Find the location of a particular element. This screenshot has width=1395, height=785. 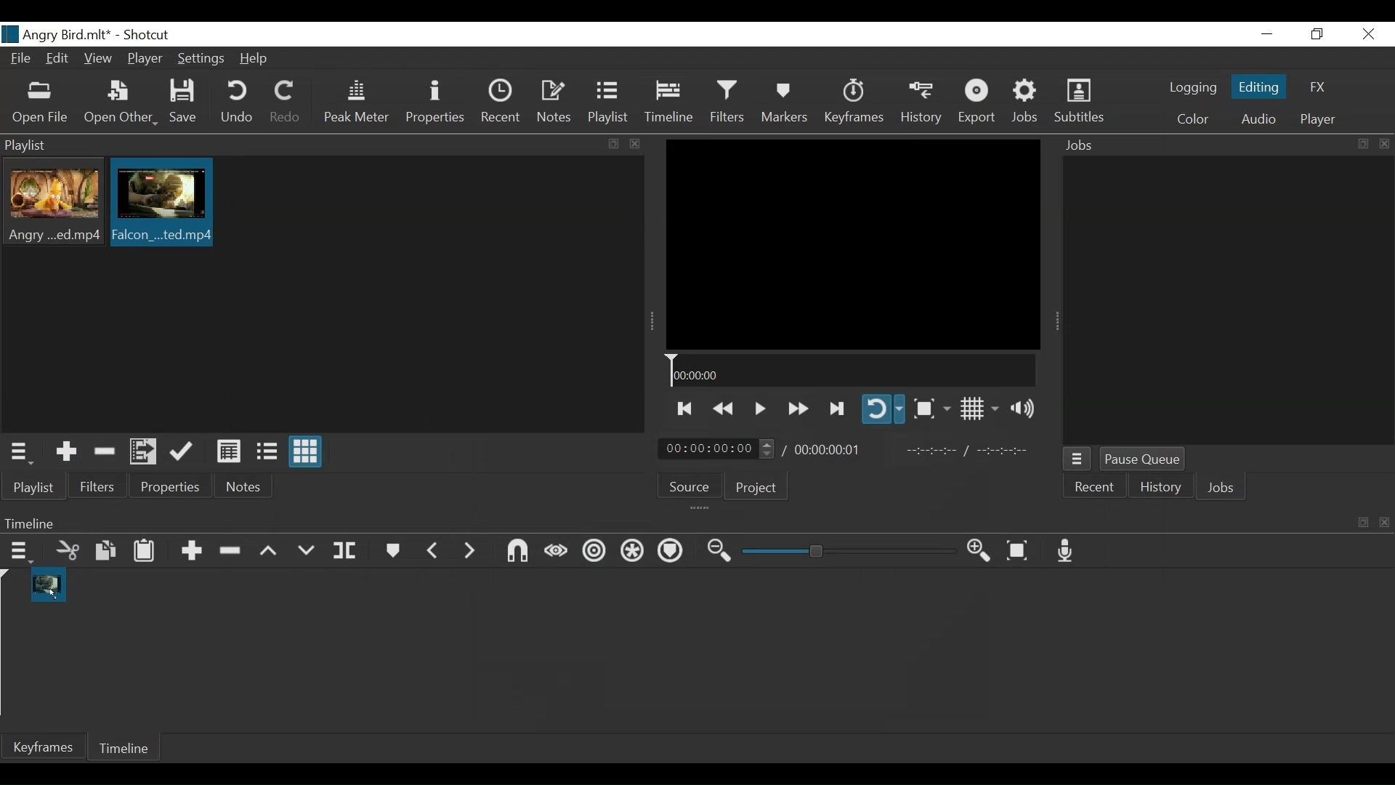

Player is located at coordinates (146, 60).